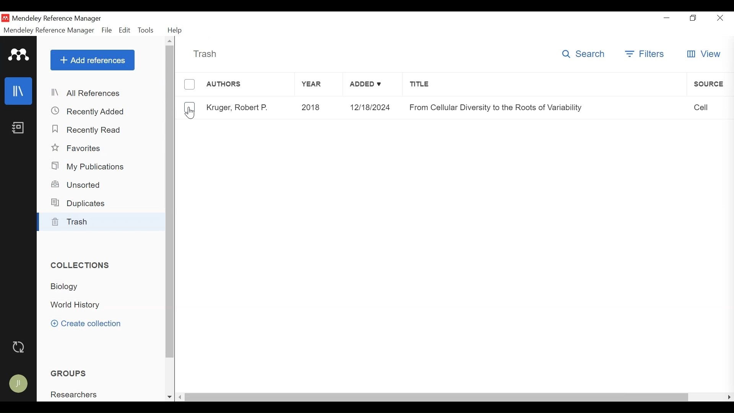 The width and height of the screenshot is (734, 413). I want to click on Favorites, so click(81, 148).